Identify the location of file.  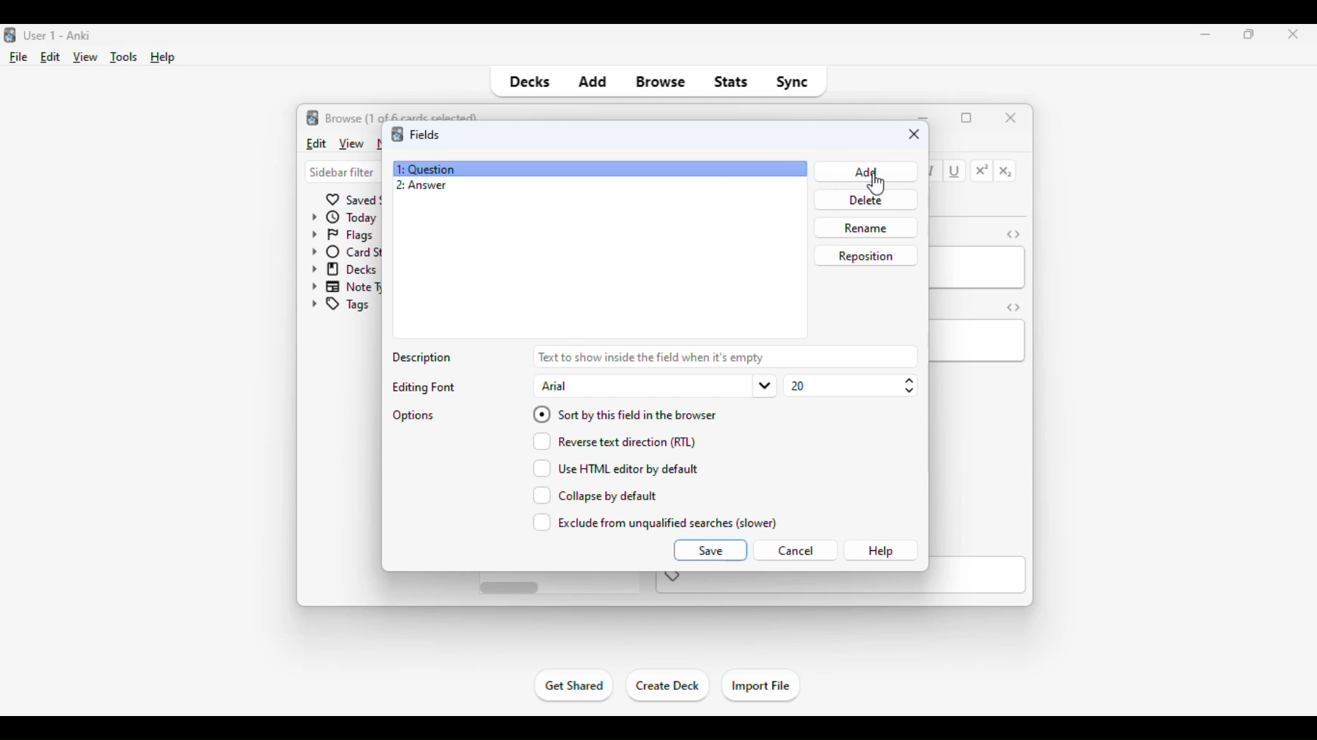
(19, 58).